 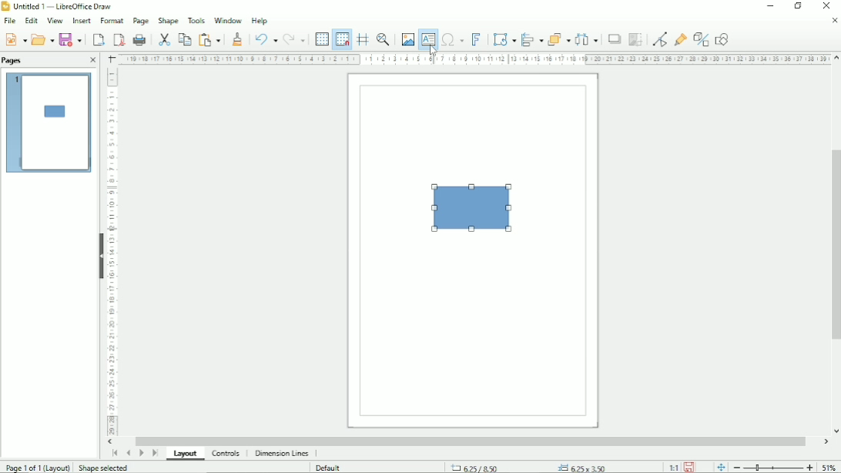 What do you see at coordinates (558, 38) in the screenshot?
I see `Arrange` at bounding box center [558, 38].